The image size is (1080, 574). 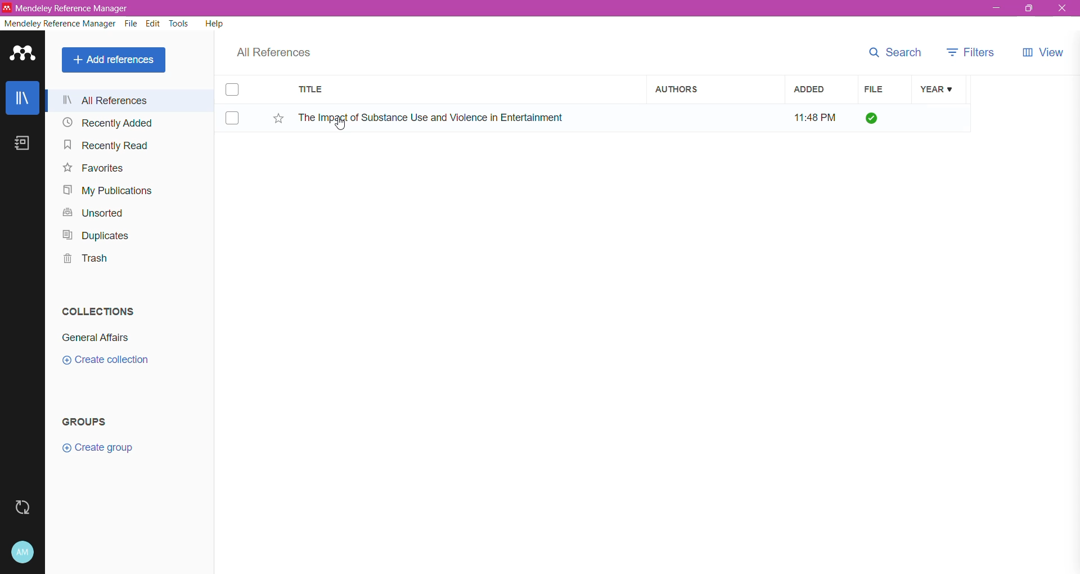 I want to click on Add References, so click(x=114, y=60).